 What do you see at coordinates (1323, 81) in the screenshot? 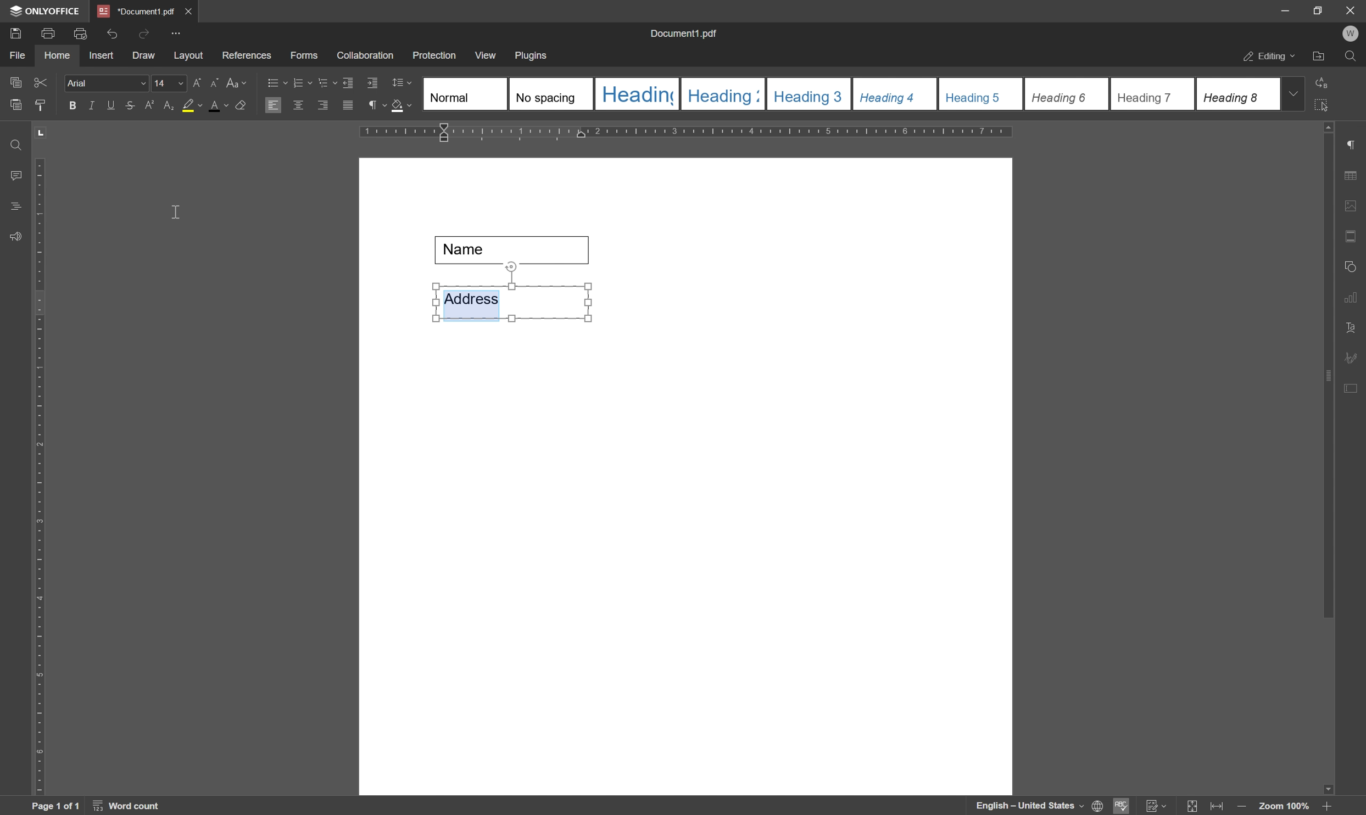
I see `replace` at bounding box center [1323, 81].